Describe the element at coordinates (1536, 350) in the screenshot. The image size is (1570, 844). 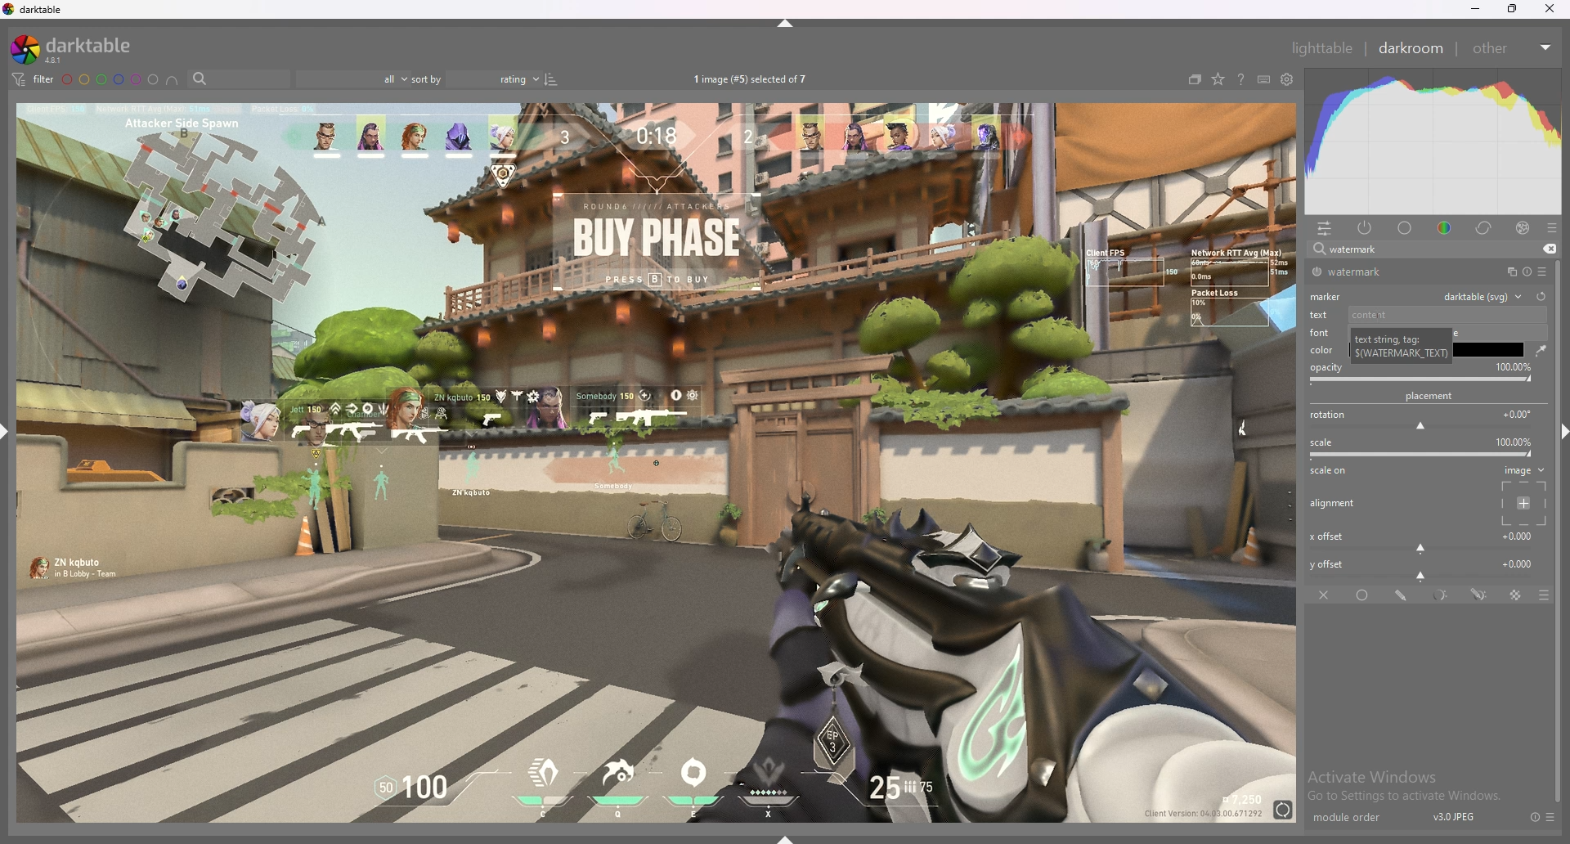
I see `waterdrop tool` at that location.